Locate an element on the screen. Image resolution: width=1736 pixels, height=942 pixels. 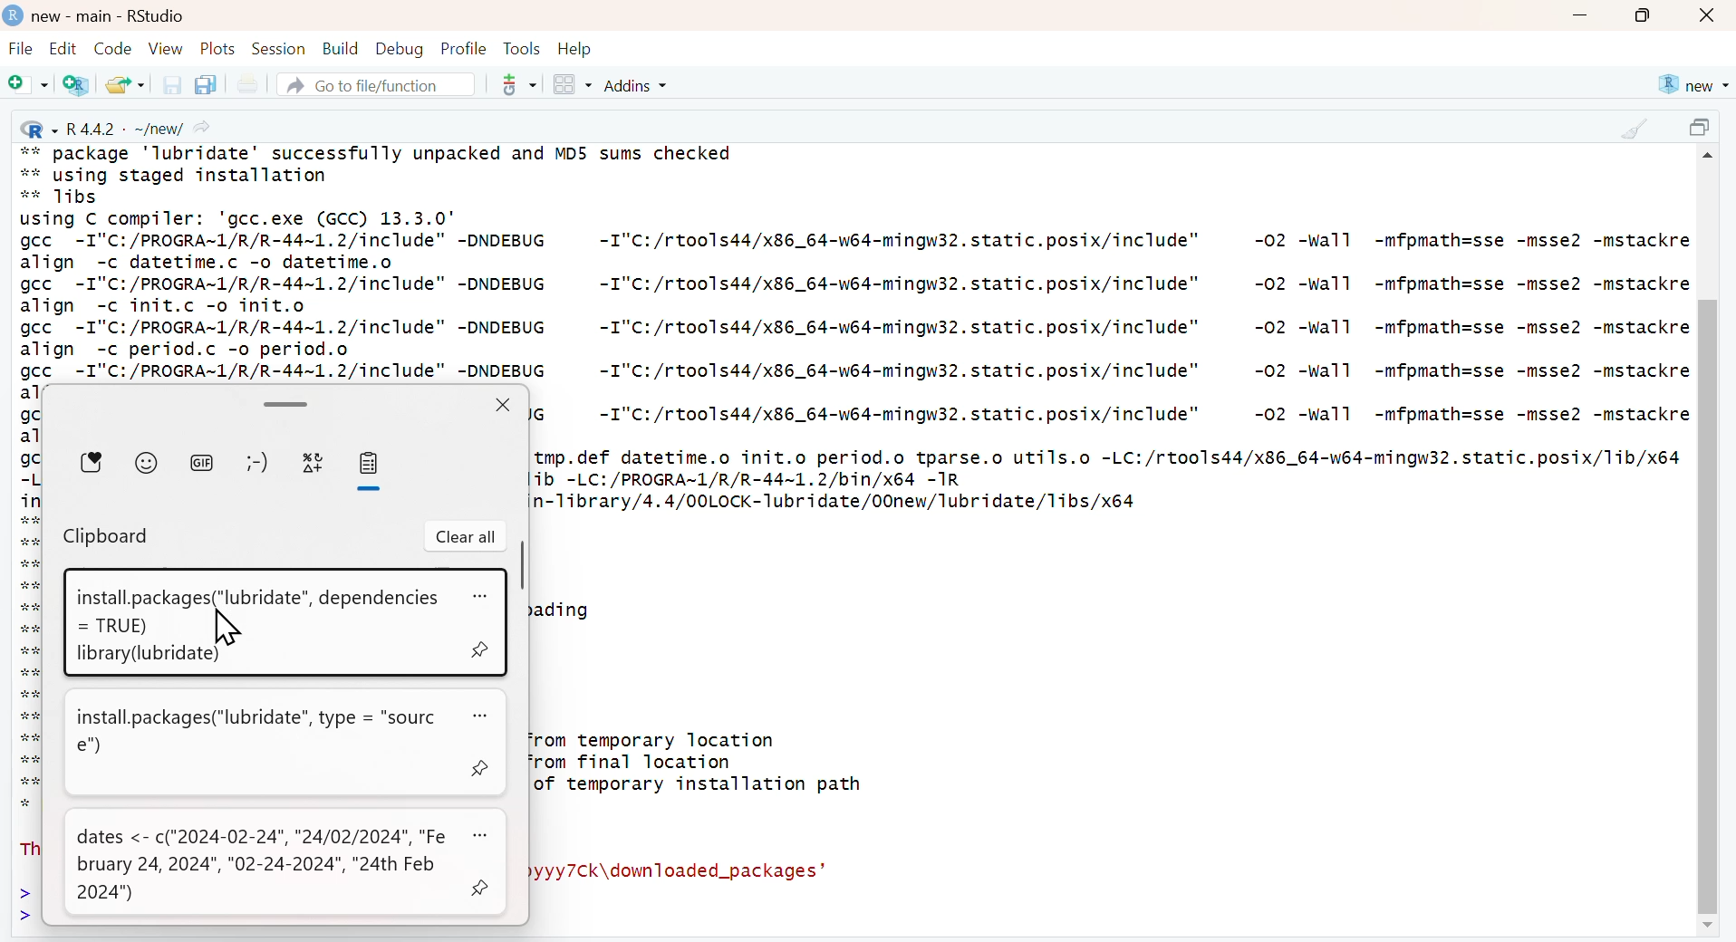
R 4.4.2 . ~/new/ is located at coordinates (118, 127).